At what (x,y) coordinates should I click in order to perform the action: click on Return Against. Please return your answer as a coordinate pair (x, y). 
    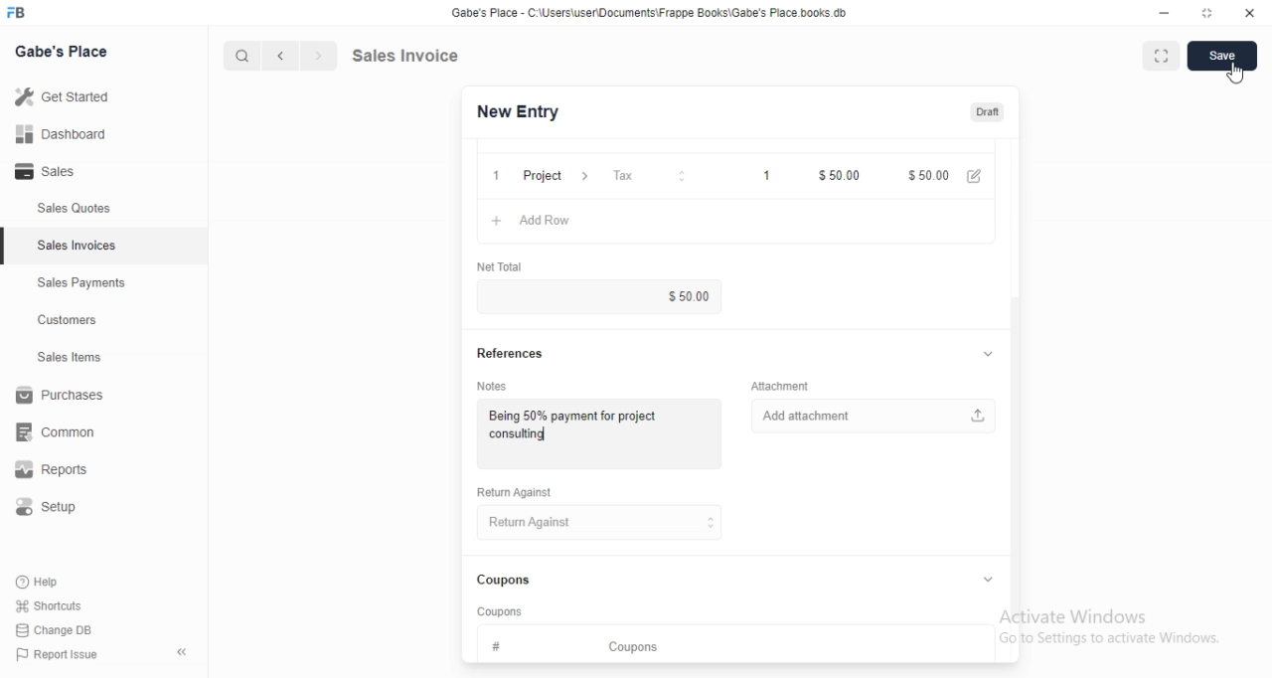
    Looking at the image, I should click on (520, 492).